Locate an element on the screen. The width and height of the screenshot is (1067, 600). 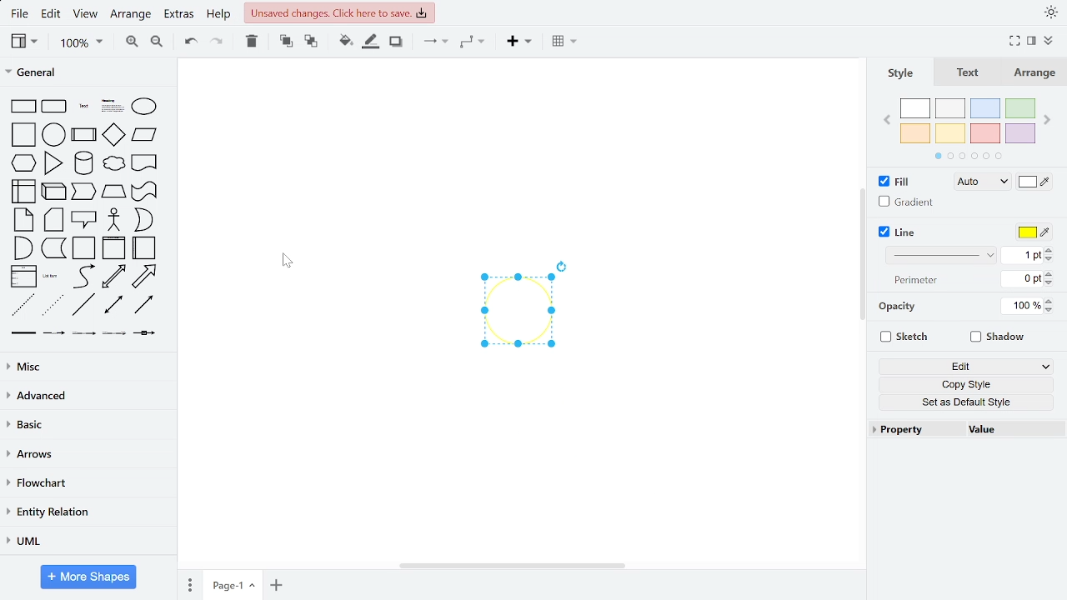
basic is located at coordinates (86, 424).